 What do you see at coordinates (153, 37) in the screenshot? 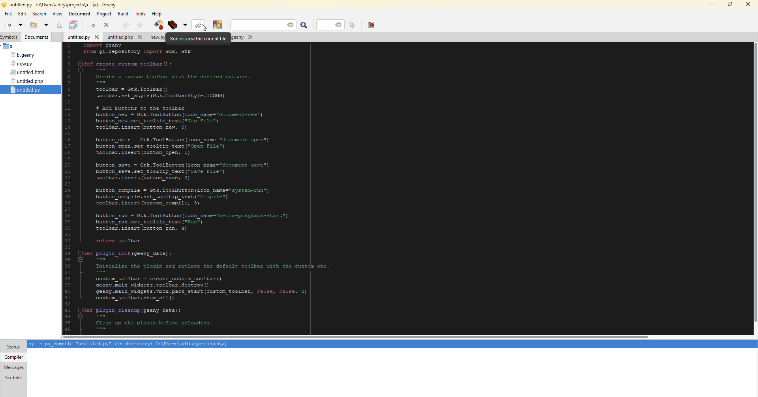
I see `file` at bounding box center [153, 37].